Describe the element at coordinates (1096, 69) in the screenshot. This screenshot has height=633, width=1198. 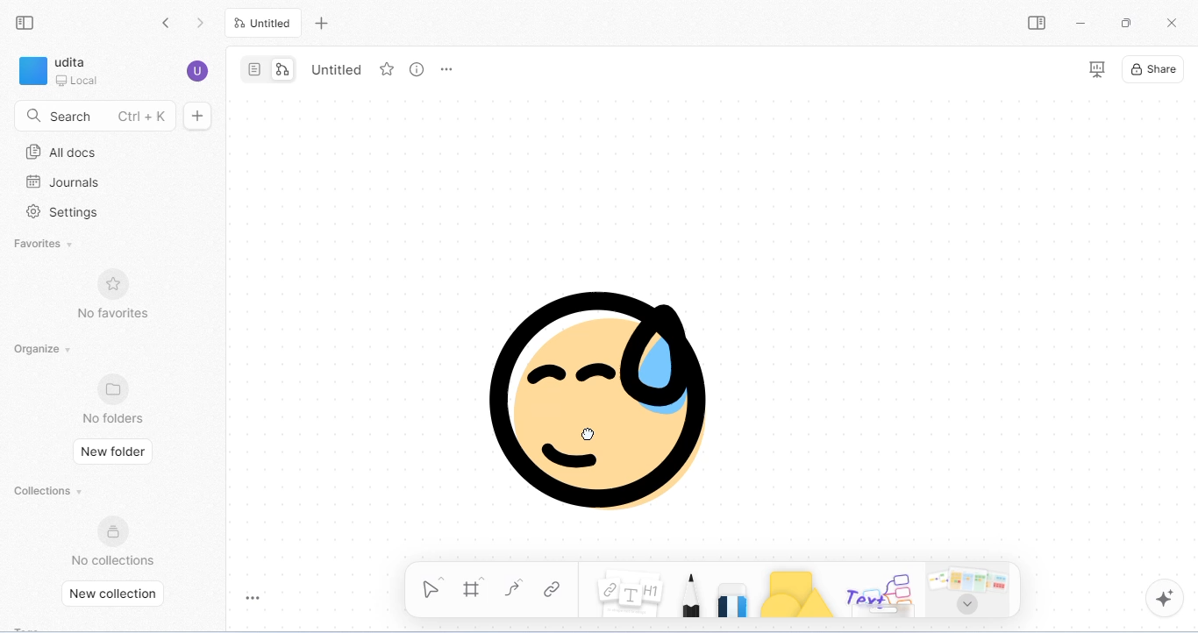
I see `presentation` at that location.